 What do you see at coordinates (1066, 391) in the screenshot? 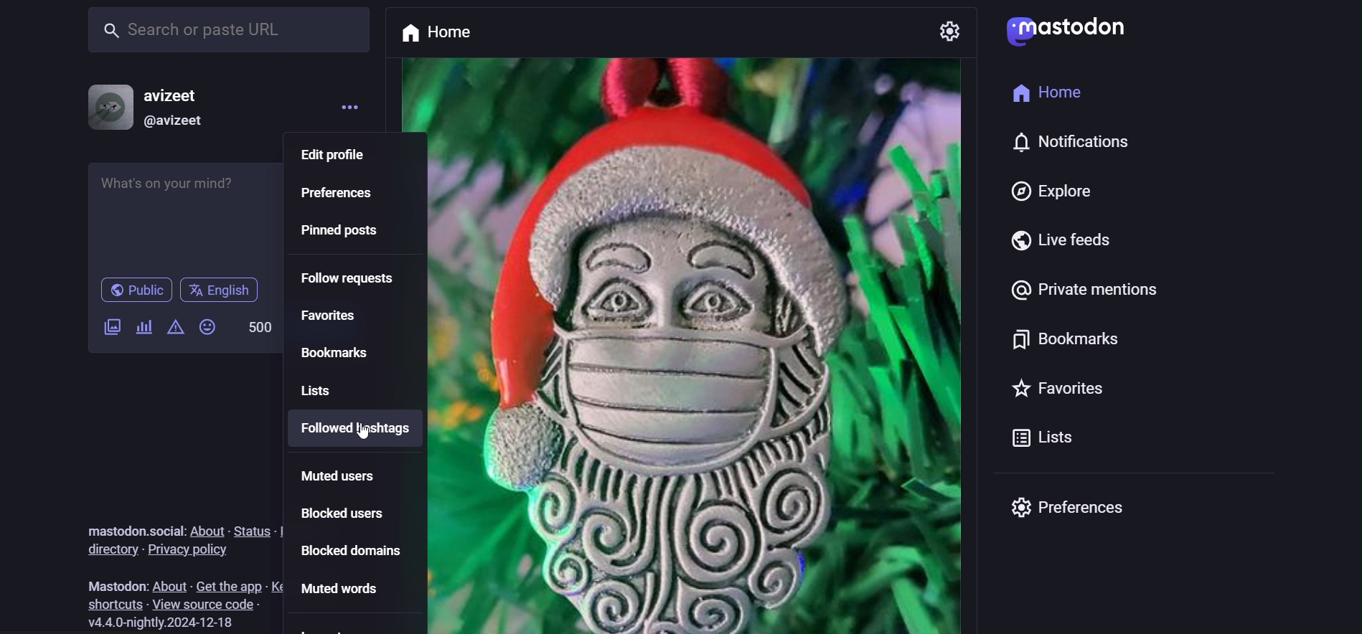
I see `favorites` at bounding box center [1066, 391].